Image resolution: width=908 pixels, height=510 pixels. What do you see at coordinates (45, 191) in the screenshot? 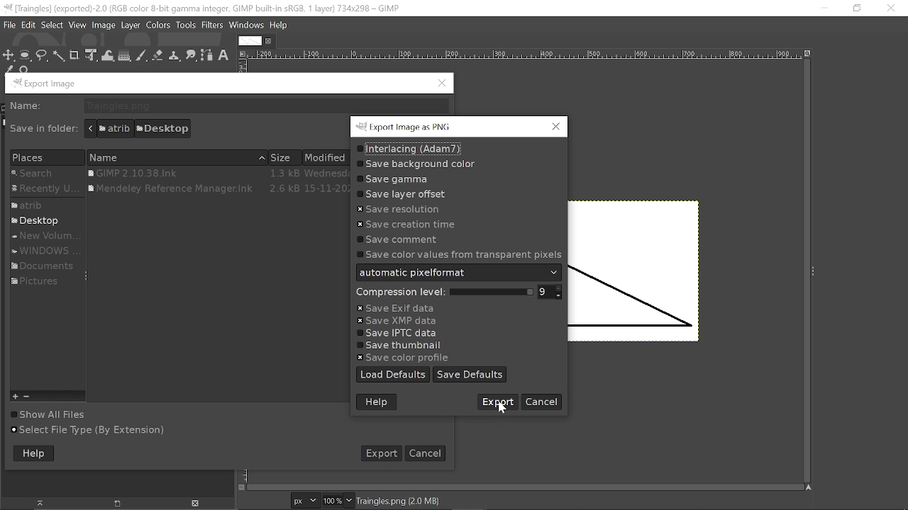
I see `Folders` at bounding box center [45, 191].